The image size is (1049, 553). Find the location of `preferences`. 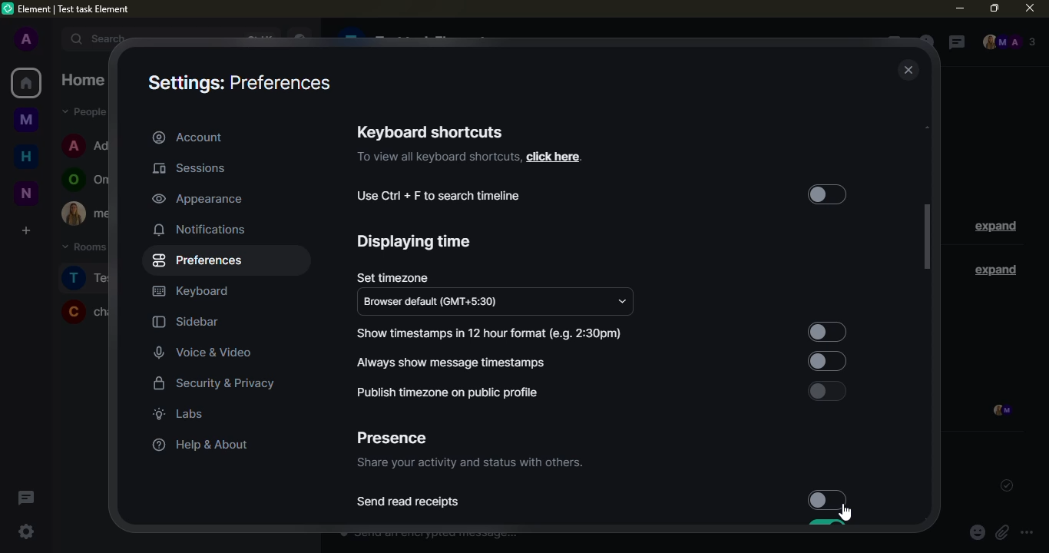

preferences is located at coordinates (200, 260).